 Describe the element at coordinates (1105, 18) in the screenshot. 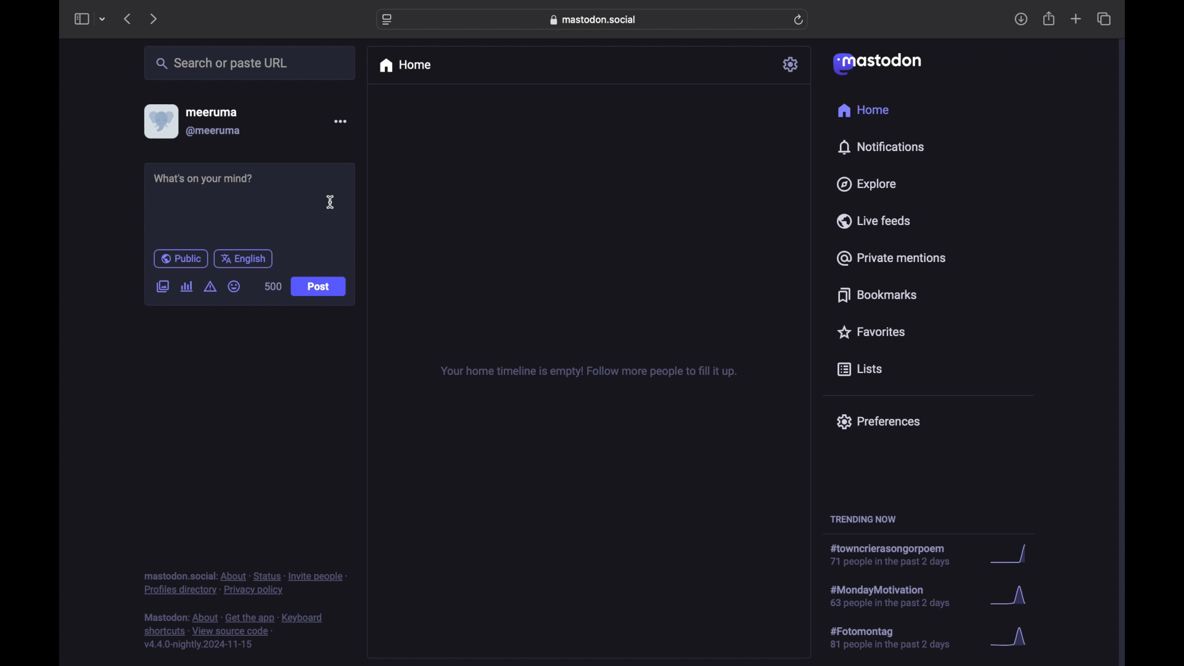

I see `show tab overview` at that location.